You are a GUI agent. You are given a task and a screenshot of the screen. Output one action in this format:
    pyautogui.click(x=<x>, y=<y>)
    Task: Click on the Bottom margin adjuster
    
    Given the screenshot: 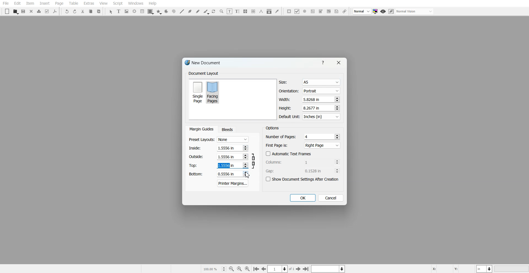 What is the action you would take?
    pyautogui.click(x=218, y=174)
    